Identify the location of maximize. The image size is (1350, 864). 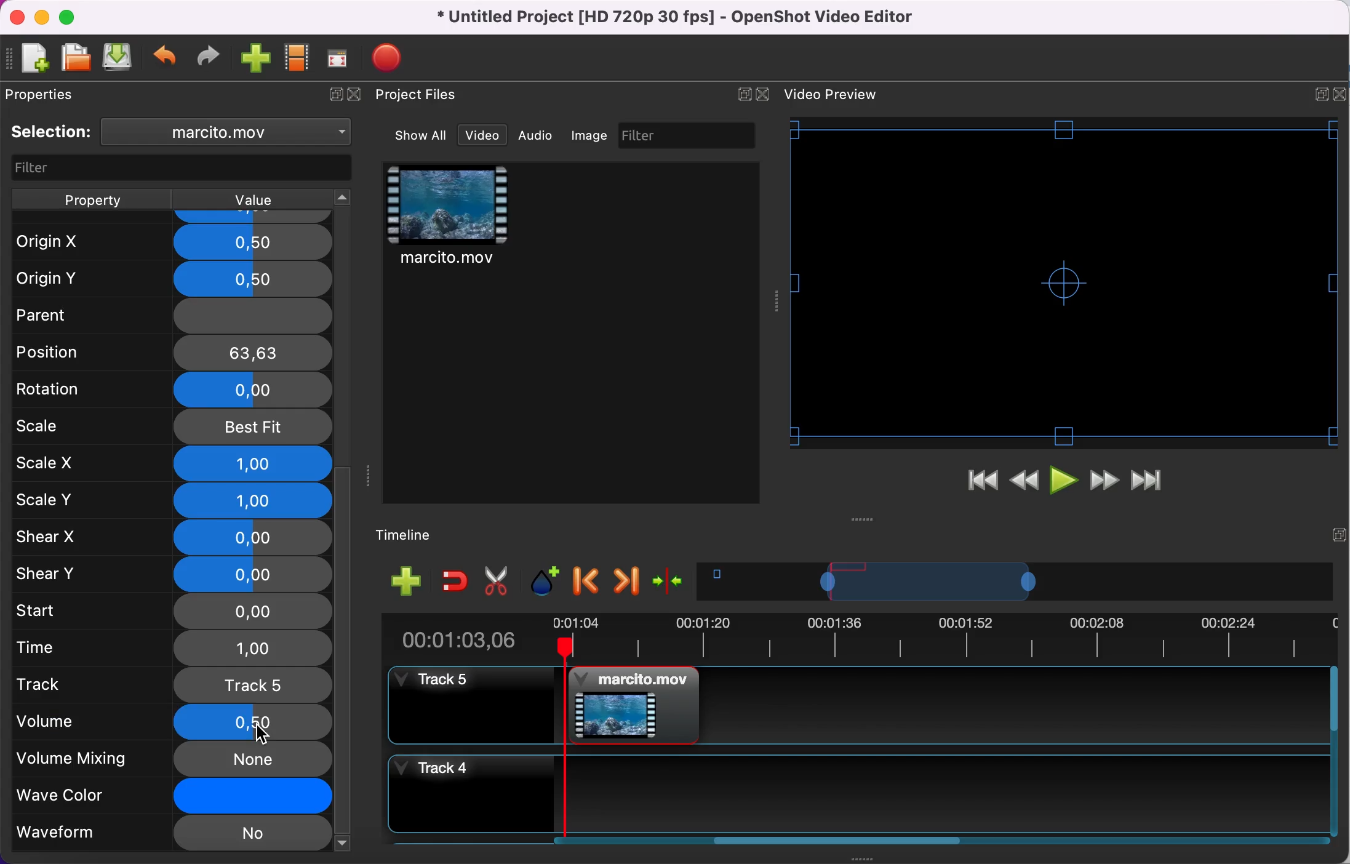
(71, 17).